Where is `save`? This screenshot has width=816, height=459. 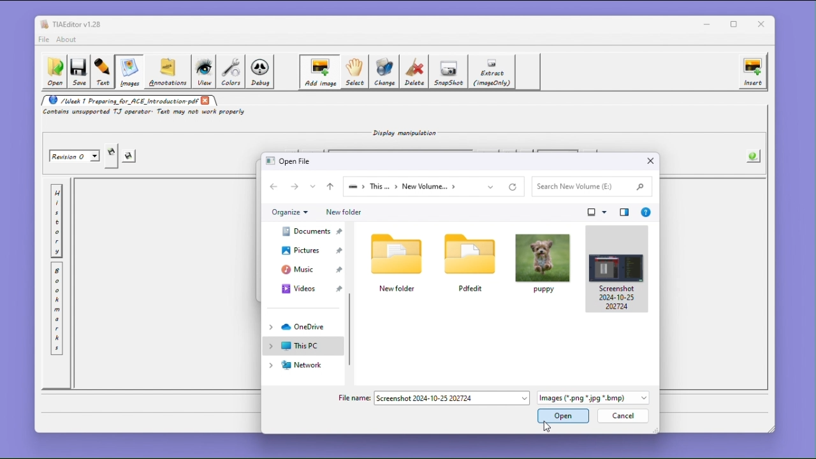 save is located at coordinates (78, 73).